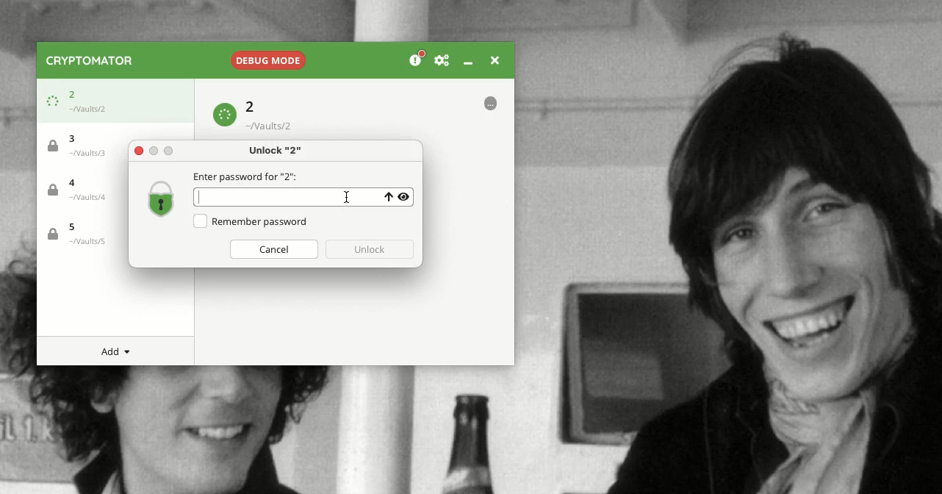  What do you see at coordinates (53, 101) in the screenshot?
I see `Loading` at bounding box center [53, 101].